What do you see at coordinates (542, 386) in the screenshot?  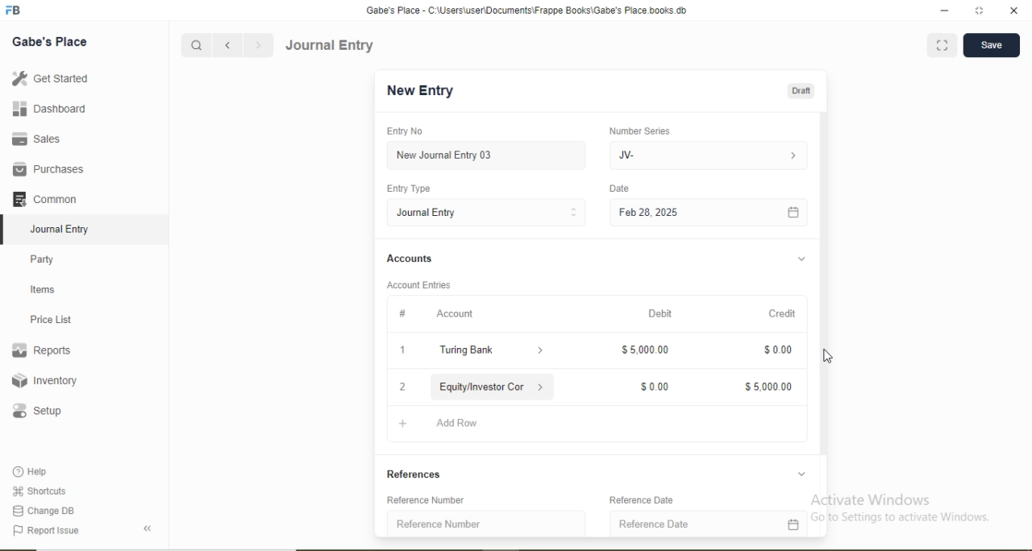 I see `Dropdown` at bounding box center [542, 386].